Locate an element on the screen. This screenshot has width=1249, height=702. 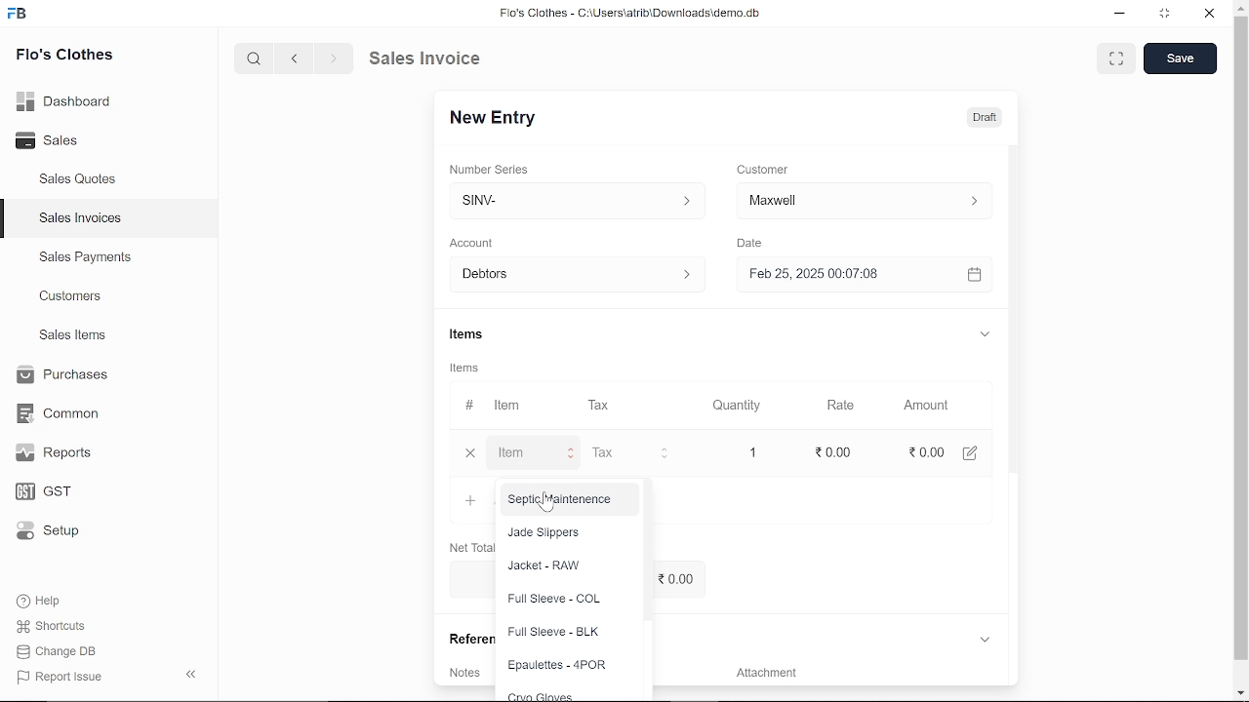
Purchases is located at coordinates (65, 376).